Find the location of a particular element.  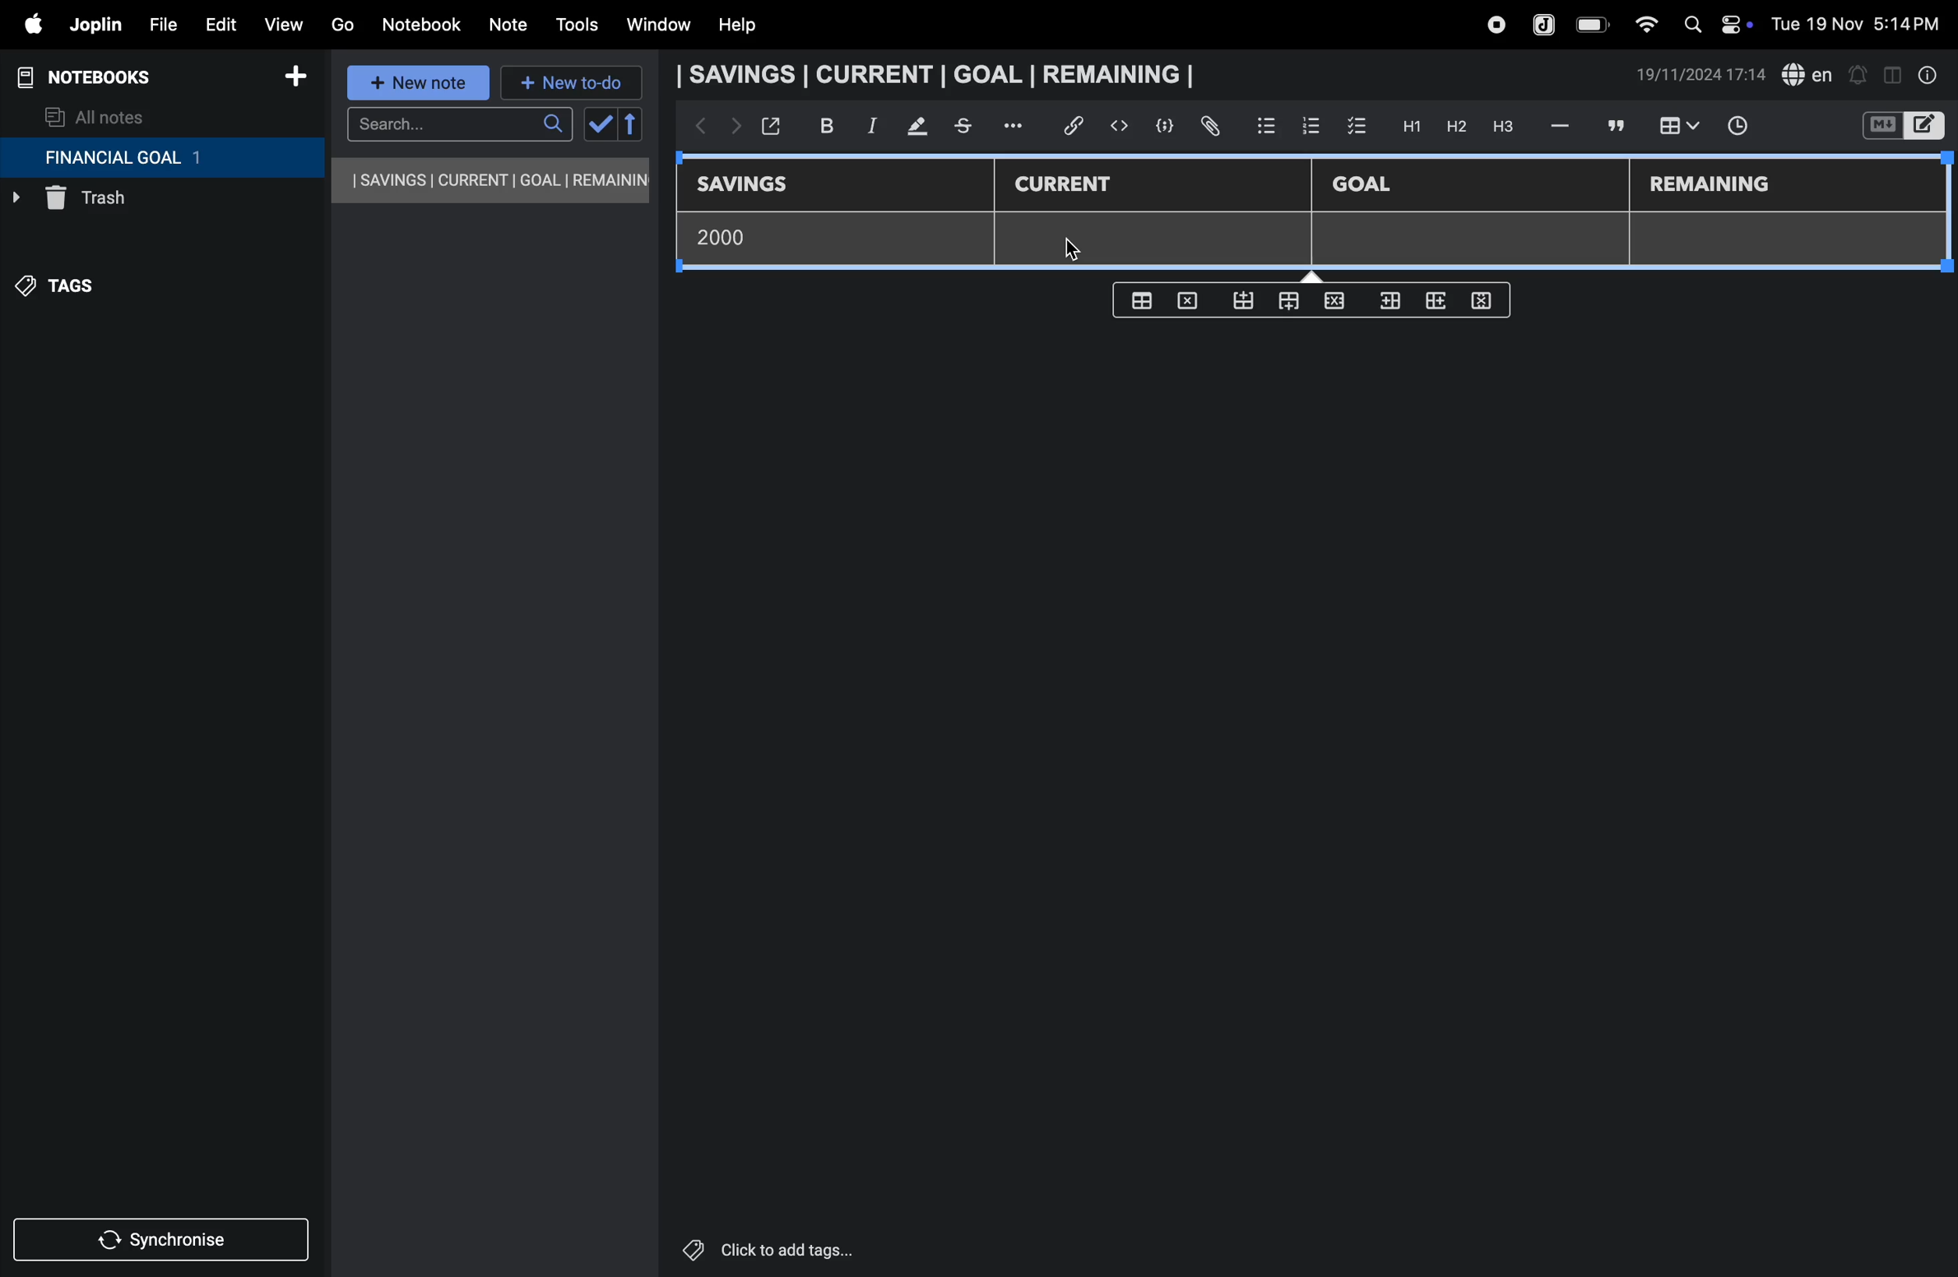

hifen is located at coordinates (1562, 125).